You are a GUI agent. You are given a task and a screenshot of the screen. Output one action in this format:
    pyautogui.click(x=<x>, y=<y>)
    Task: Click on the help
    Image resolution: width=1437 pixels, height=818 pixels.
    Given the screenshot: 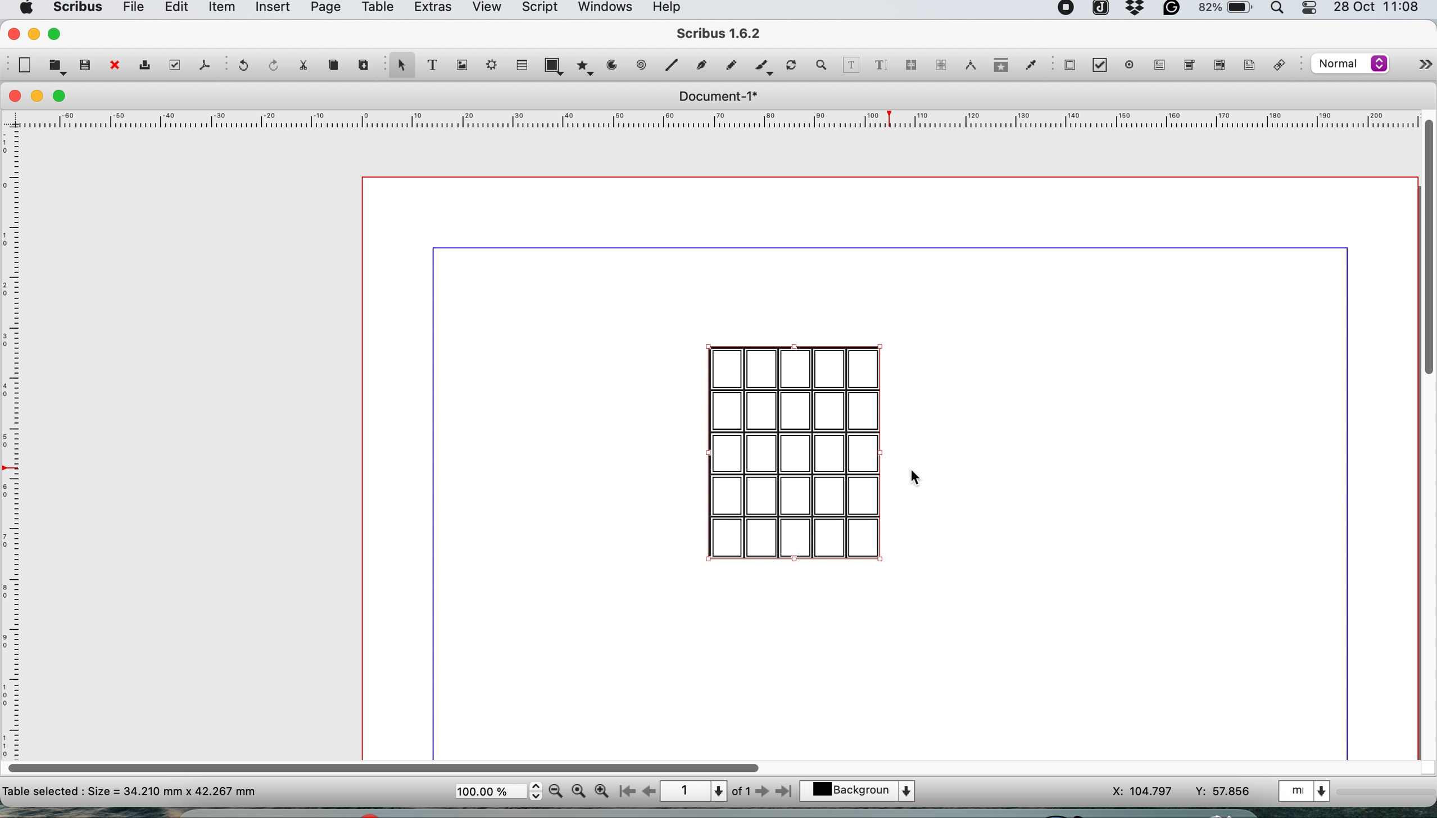 What is the action you would take?
    pyautogui.click(x=672, y=8)
    